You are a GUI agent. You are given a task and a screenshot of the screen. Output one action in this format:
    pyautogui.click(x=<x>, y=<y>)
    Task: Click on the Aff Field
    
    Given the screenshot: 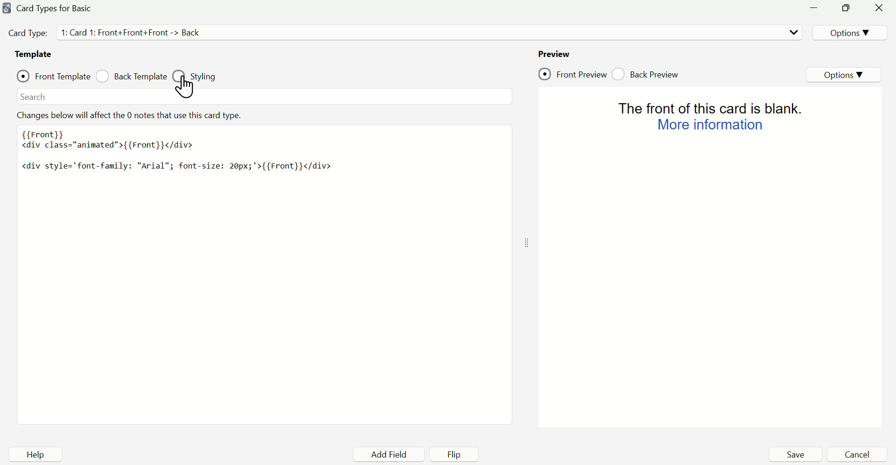 What is the action you would take?
    pyautogui.click(x=392, y=455)
    